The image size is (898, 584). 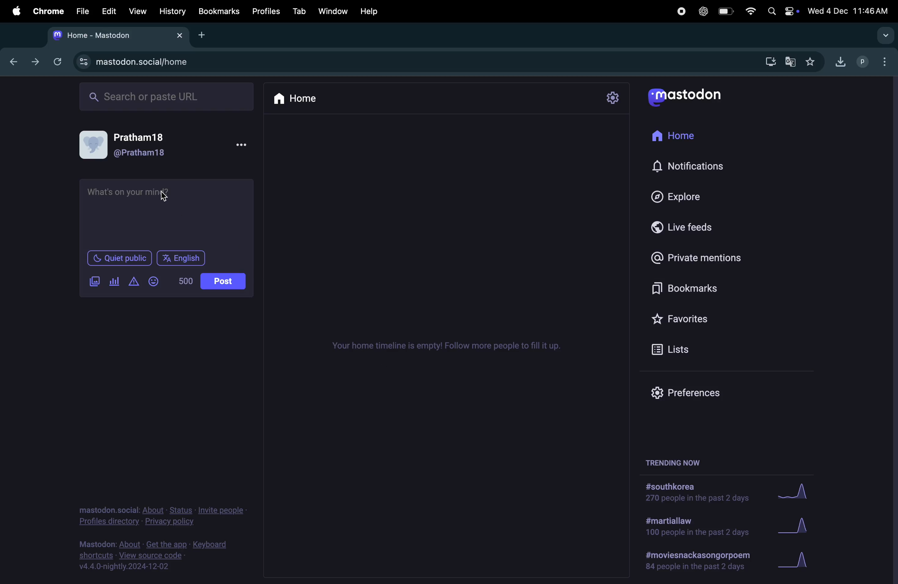 What do you see at coordinates (372, 11) in the screenshot?
I see `Help` at bounding box center [372, 11].